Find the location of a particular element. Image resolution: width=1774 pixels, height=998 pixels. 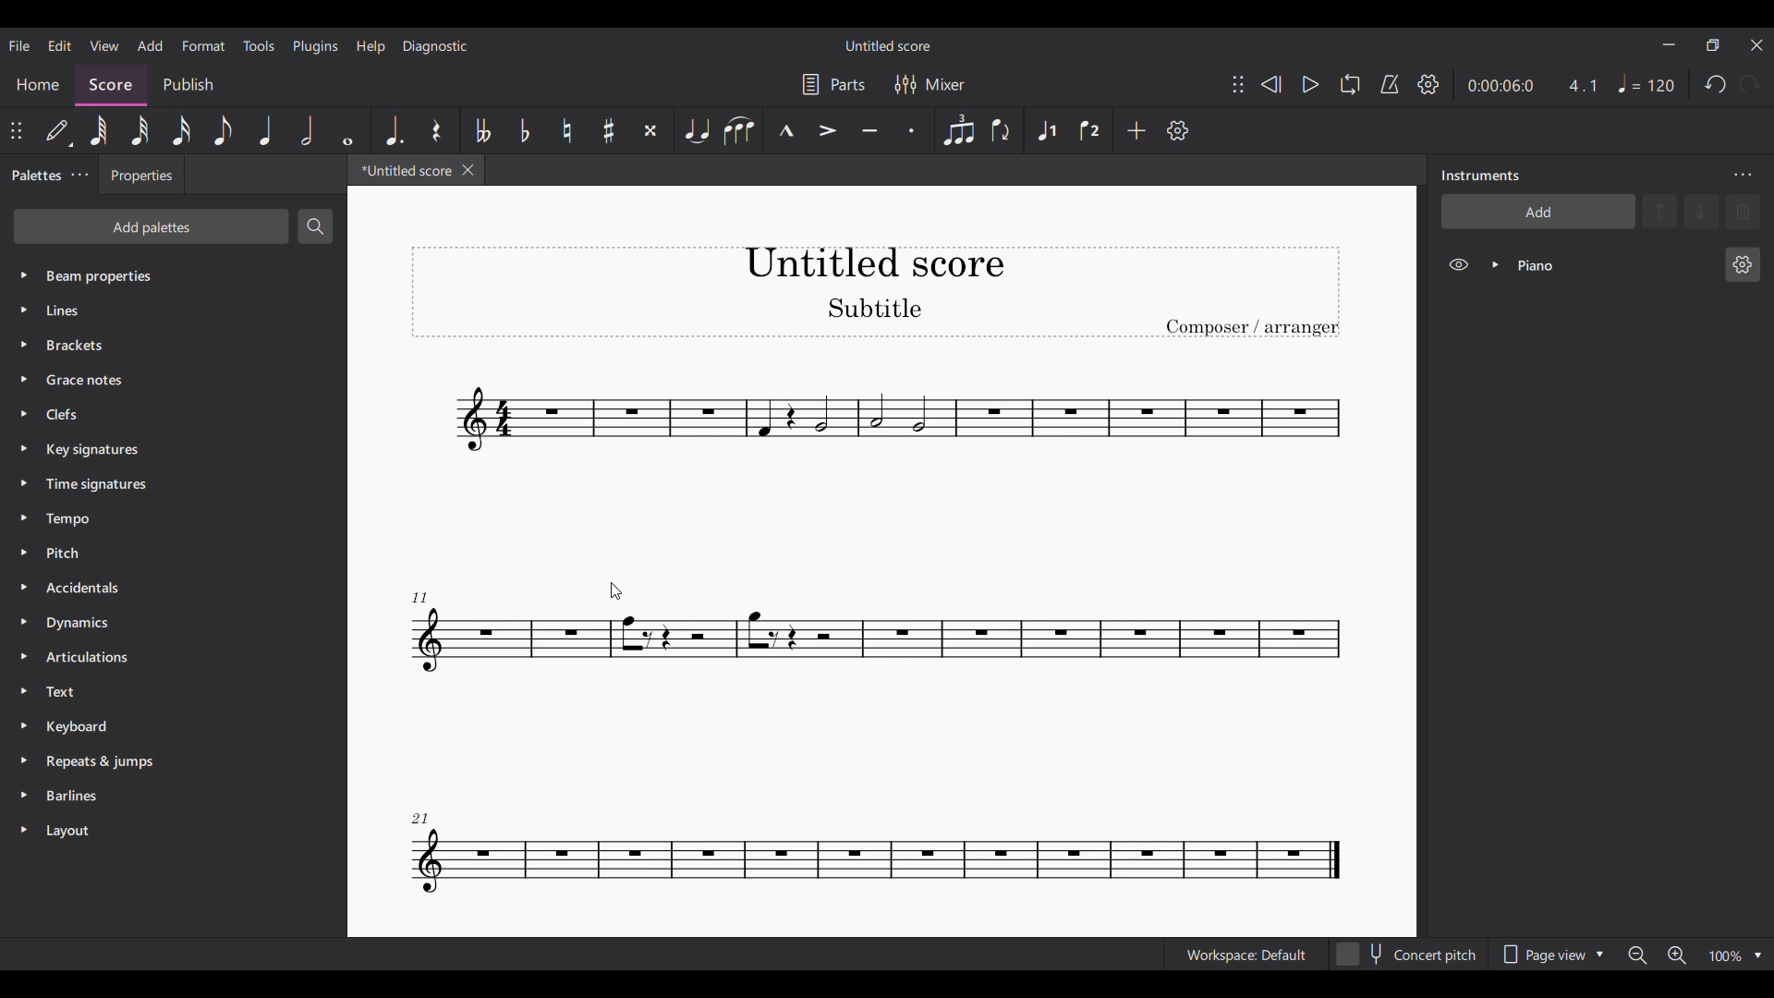

Playback settings is located at coordinates (1428, 84).